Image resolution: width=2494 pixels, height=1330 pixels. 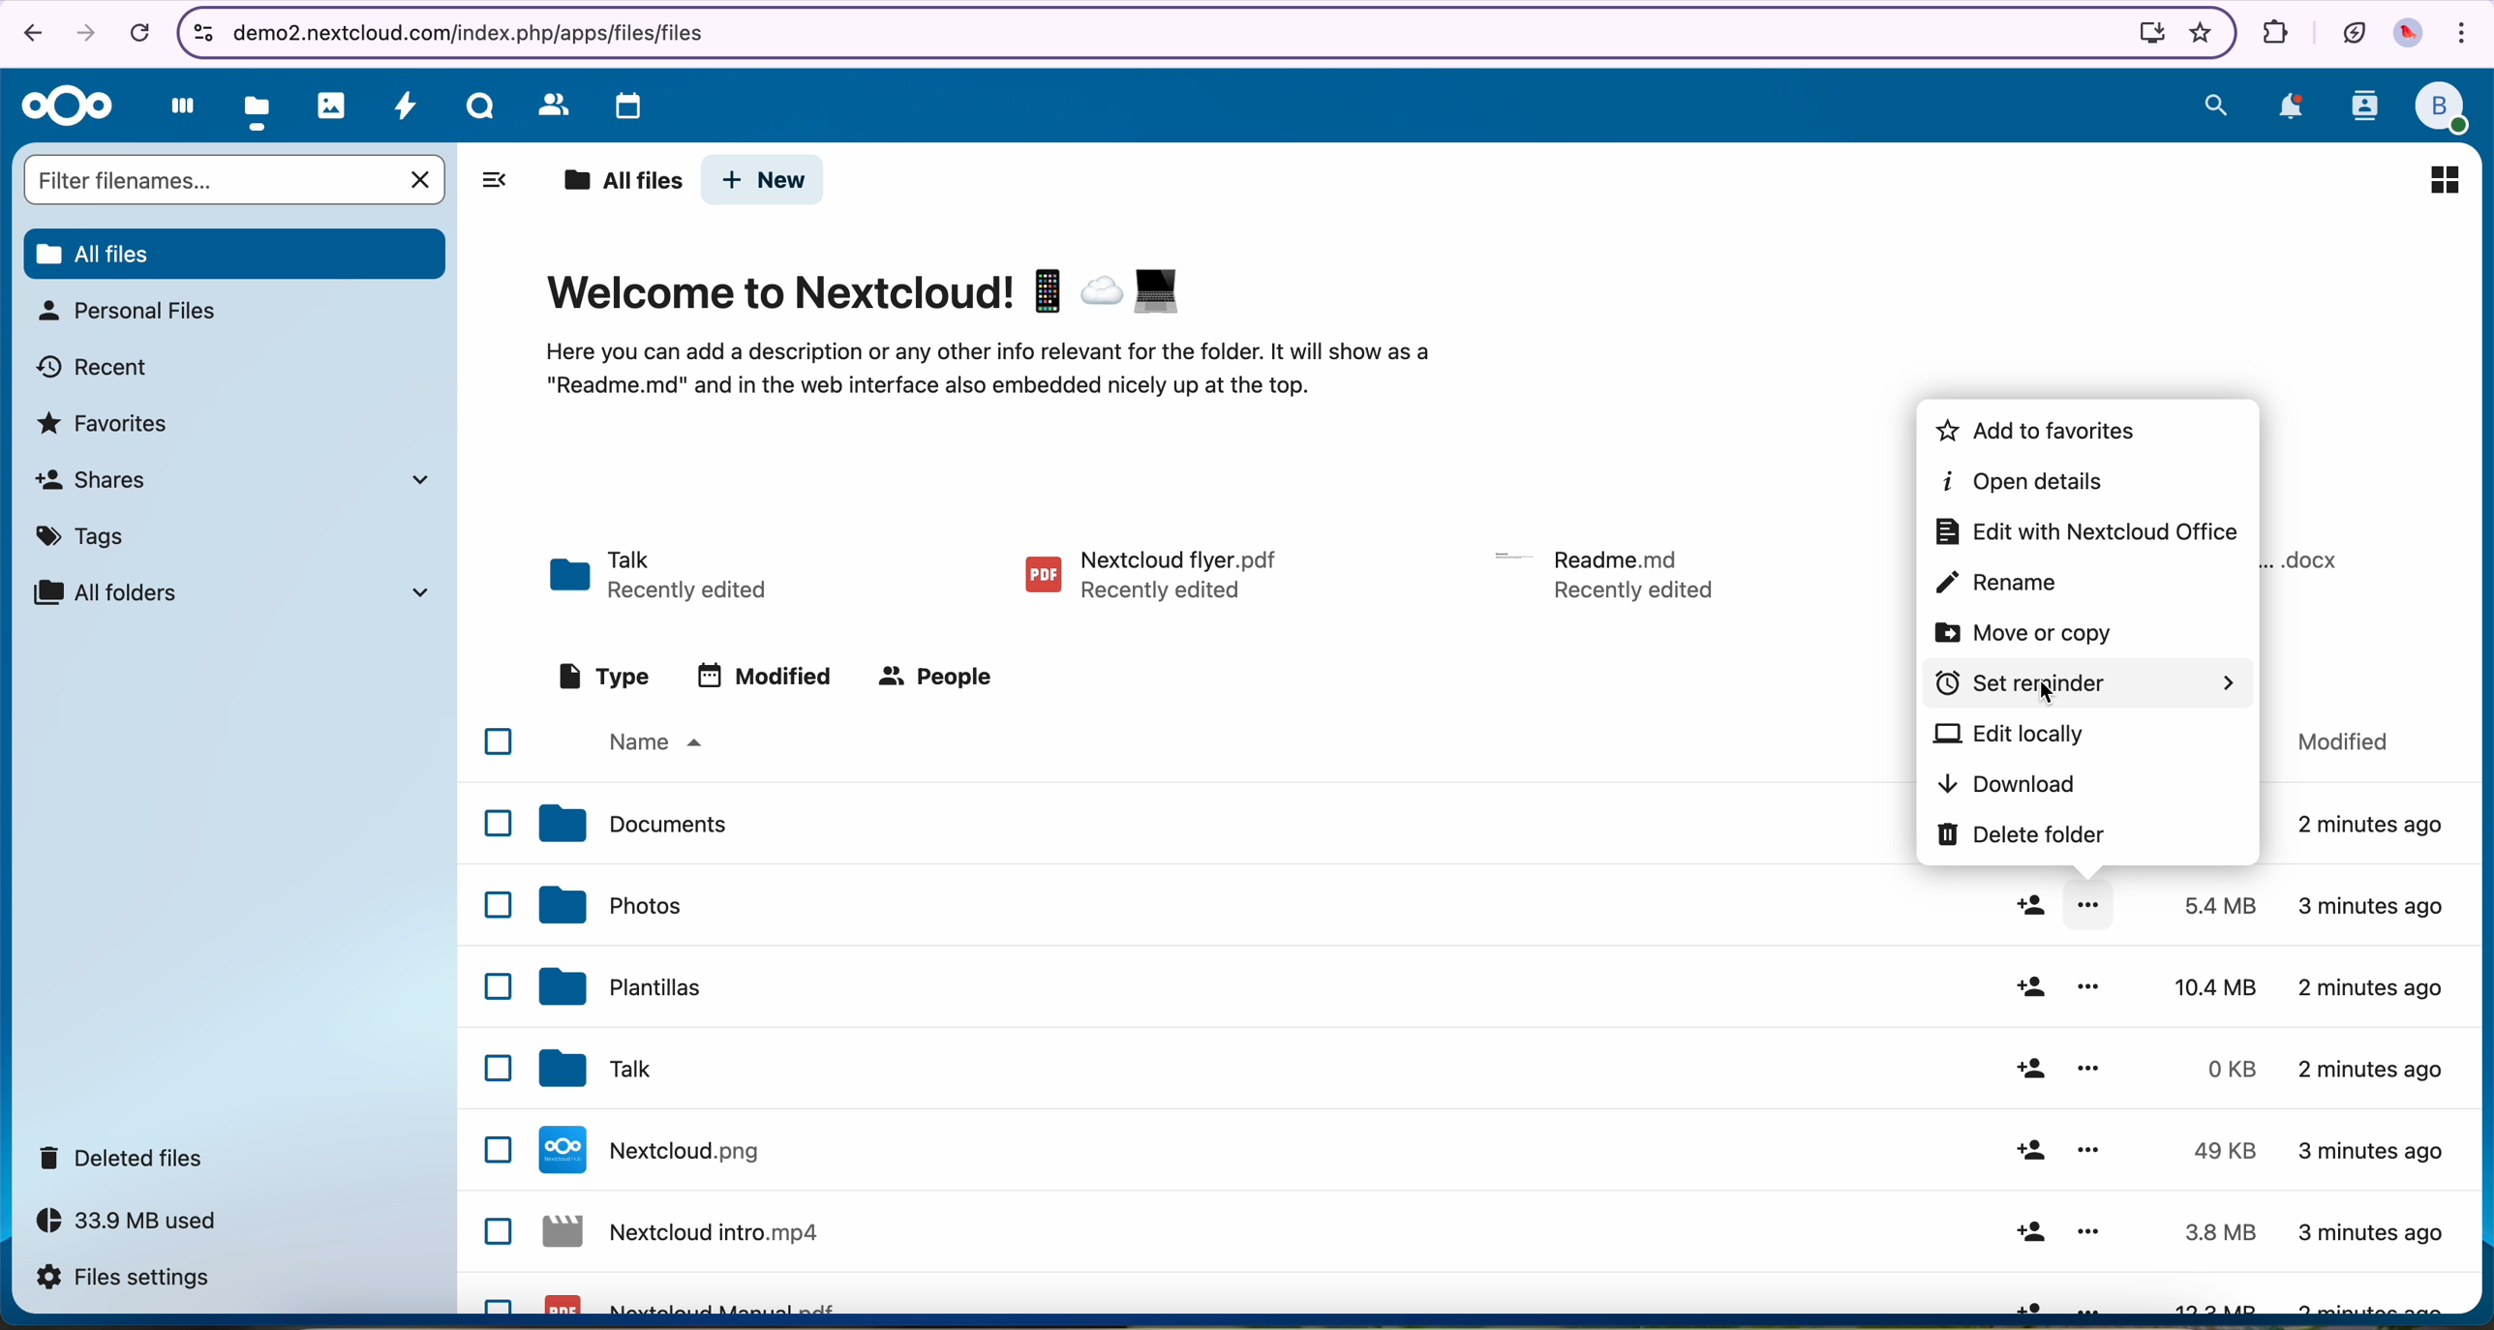 I want to click on share, so click(x=2029, y=1232).